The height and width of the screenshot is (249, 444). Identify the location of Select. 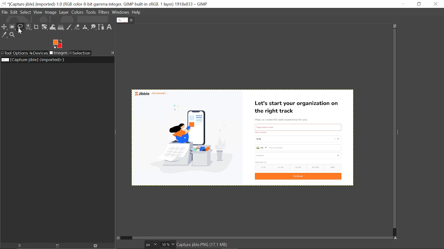
(26, 12).